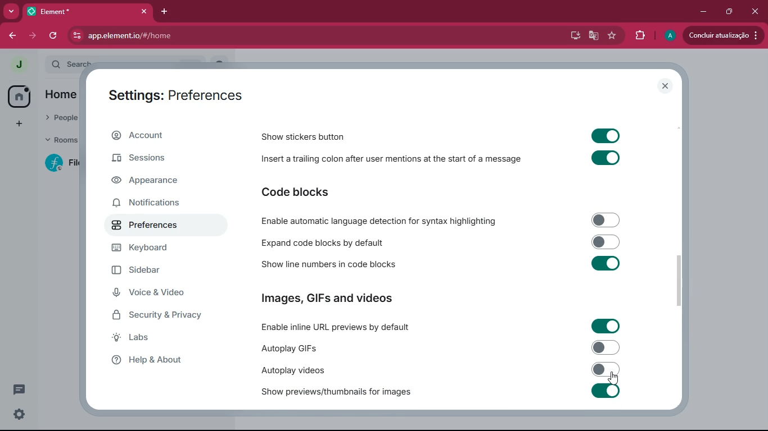 Image resolution: width=768 pixels, height=431 pixels. I want to click on automatic, so click(382, 221).